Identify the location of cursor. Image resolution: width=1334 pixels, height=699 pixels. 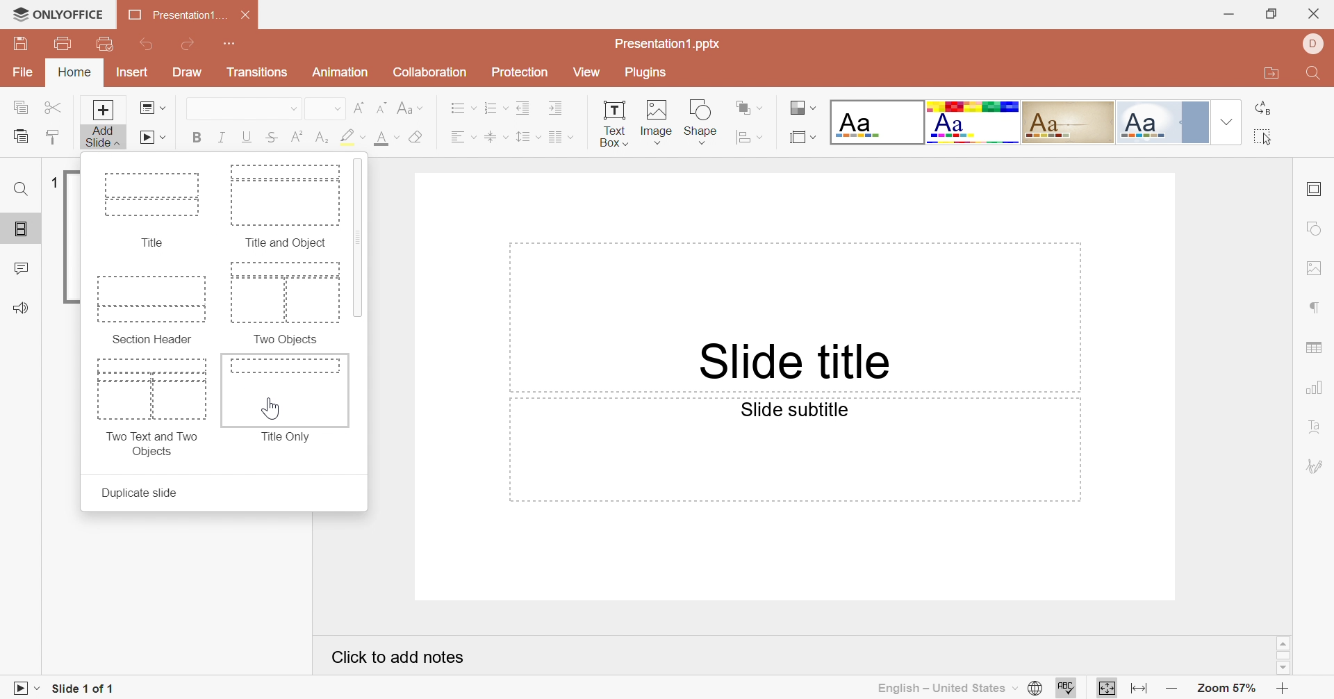
(274, 409).